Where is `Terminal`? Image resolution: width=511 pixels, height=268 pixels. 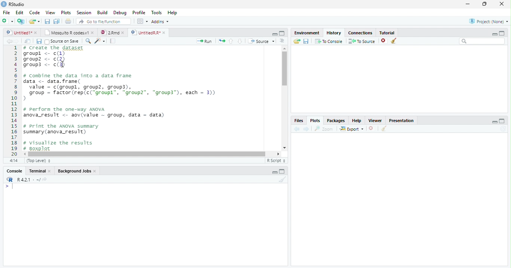
Terminal is located at coordinates (40, 171).